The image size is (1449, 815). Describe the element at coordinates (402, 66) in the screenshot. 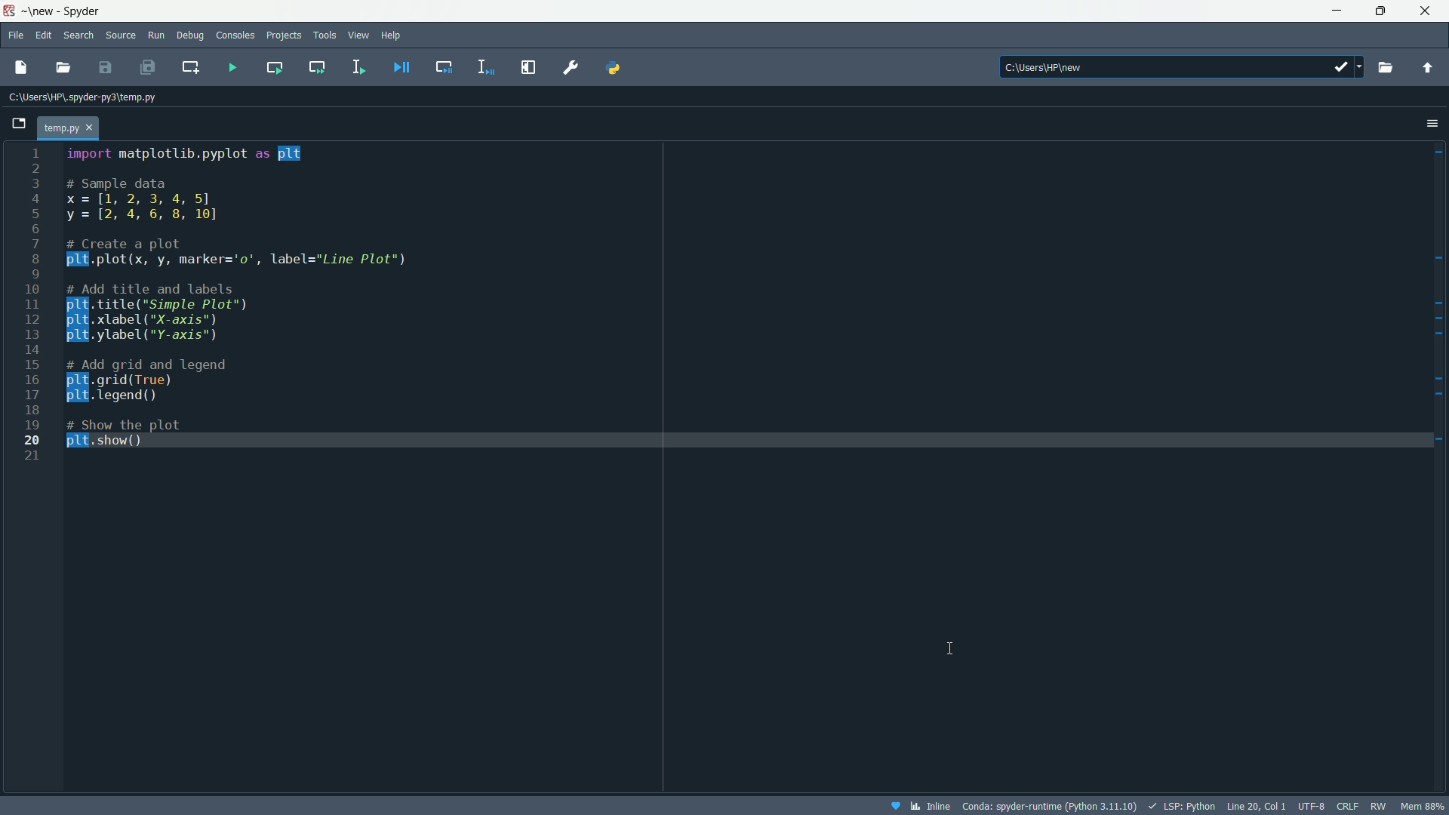

I see `debug file` at that location.